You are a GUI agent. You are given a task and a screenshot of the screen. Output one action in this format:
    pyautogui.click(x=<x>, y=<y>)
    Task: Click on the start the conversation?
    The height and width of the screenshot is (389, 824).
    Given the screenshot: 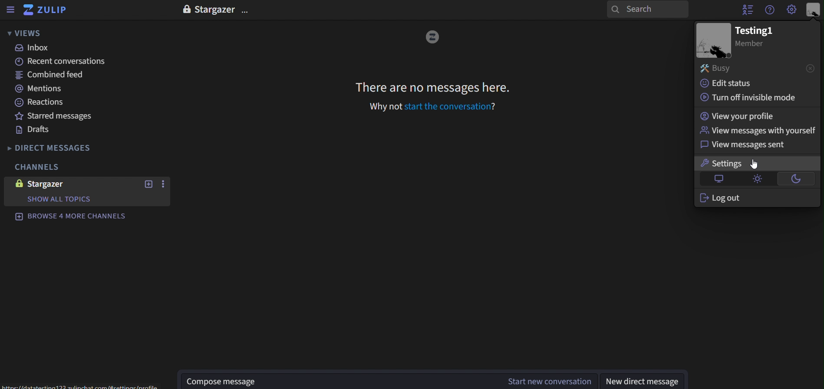 What is the action you would take?
    pyautogui.click(x=452, y=107)
    